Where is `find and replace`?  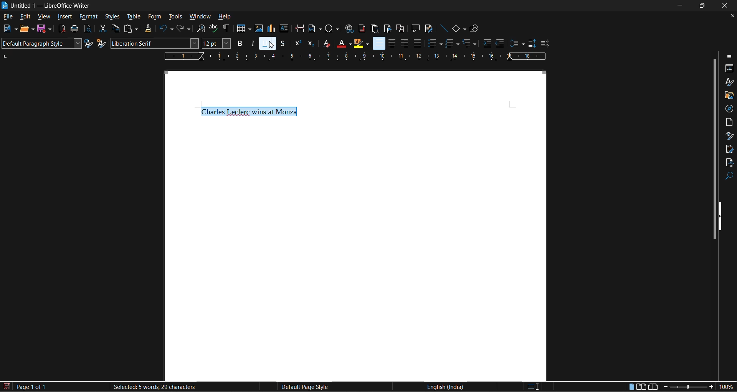
find and replace is located at coordinates (202, 28).